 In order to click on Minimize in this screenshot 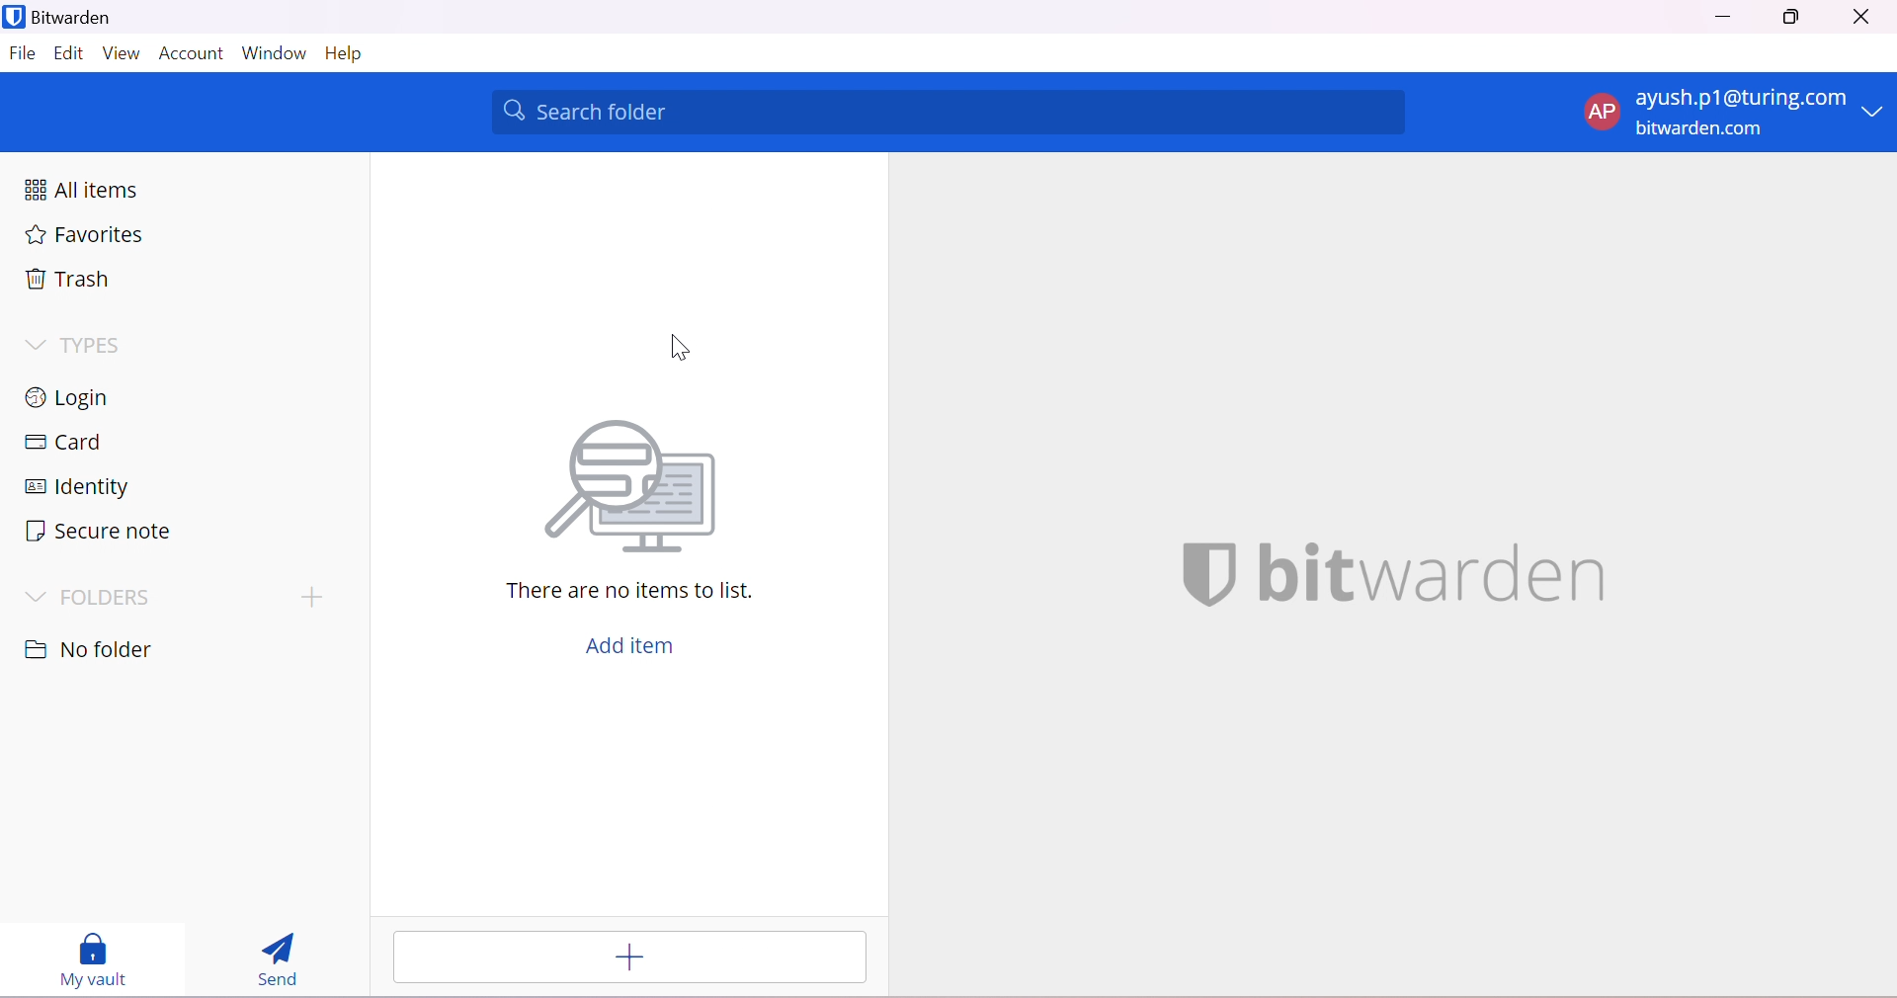, I will do `click(1723, 15)`.